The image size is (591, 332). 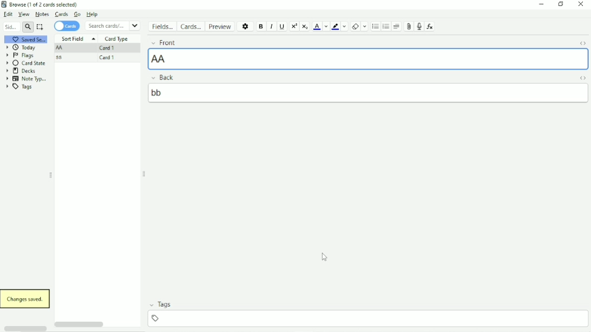 I want to click on Input tags, so click(x=367, y=318).